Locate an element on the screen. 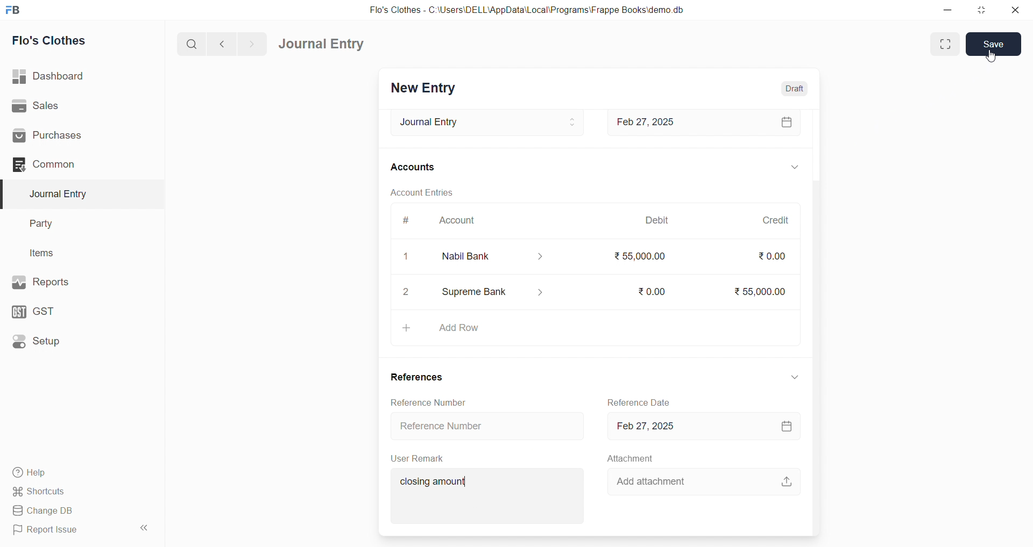 This screenshot has height=547, width=1033. GST is located at coordinates (59, 312).